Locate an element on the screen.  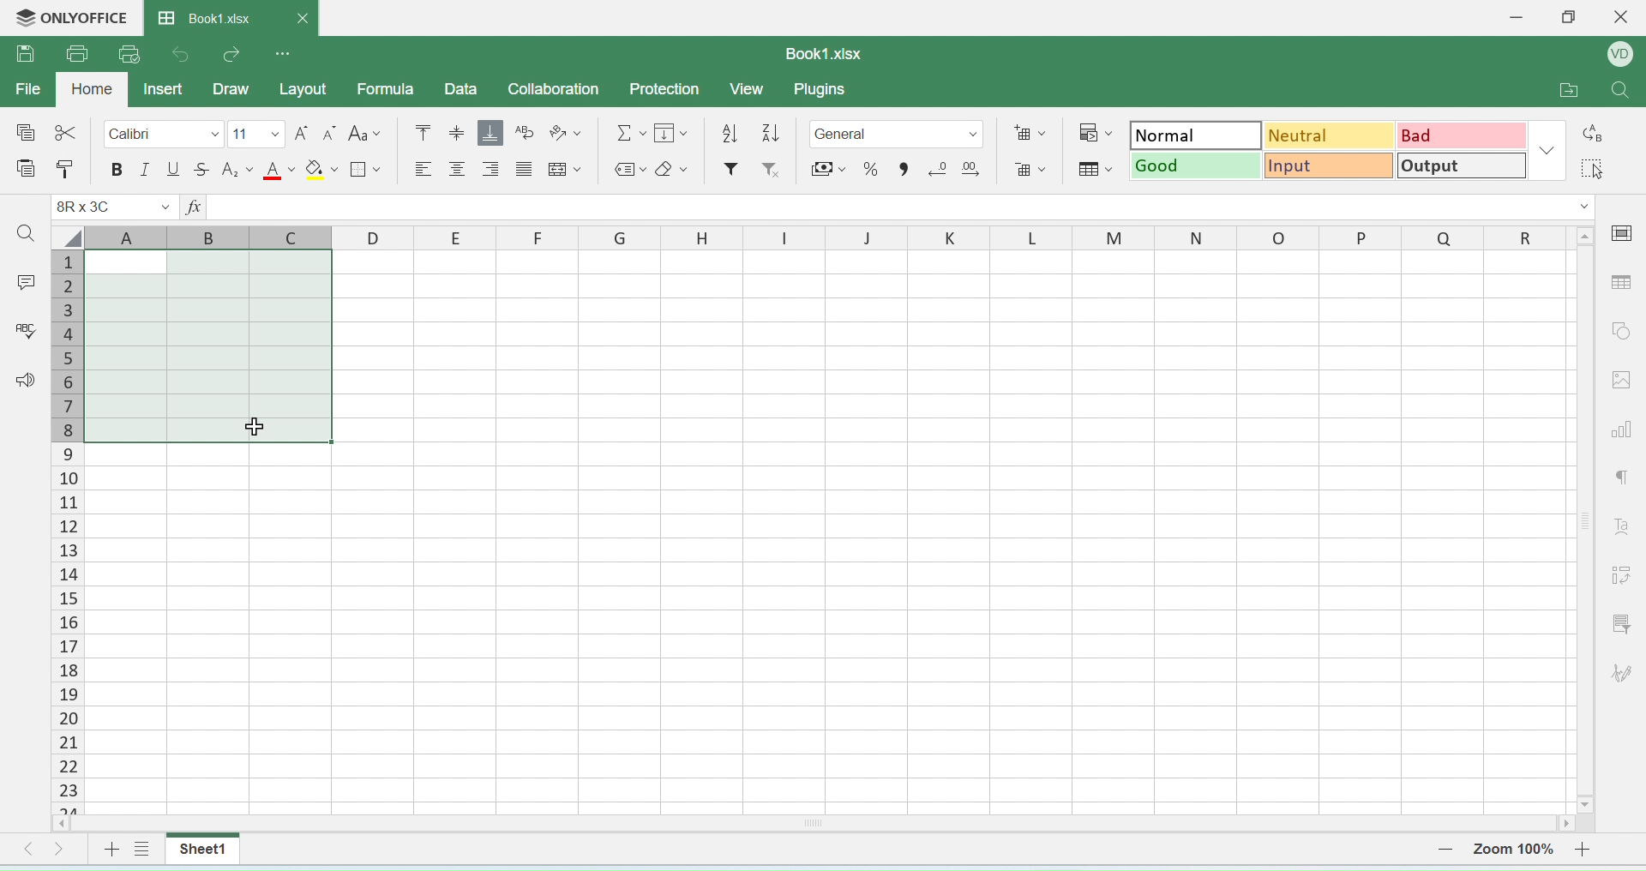
move right is located at coordinates (60, 851).